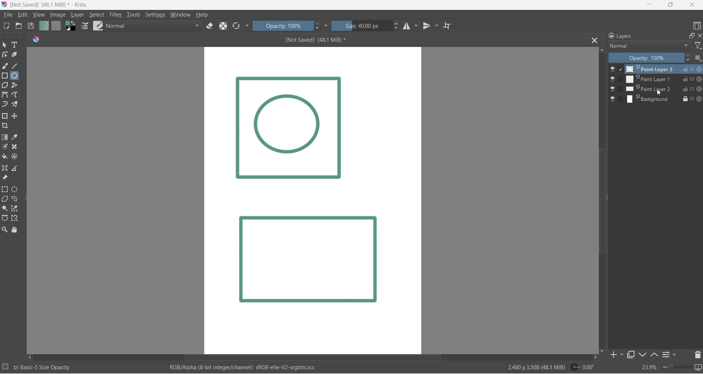  Describe the element at coordinates (649, 79) in the screenshot. I see `paint layer 1` at that location.